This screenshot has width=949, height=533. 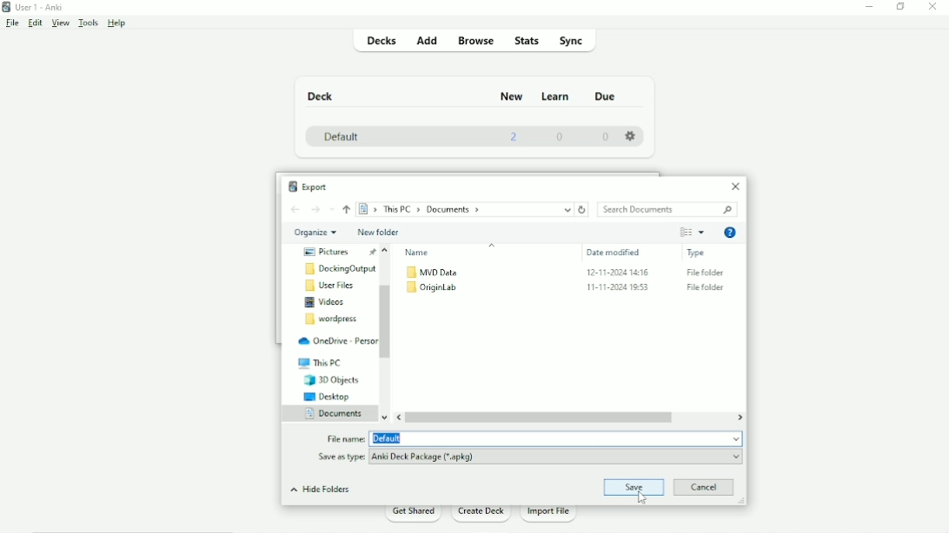 I want to click on 2, so click(x=514, y=138).